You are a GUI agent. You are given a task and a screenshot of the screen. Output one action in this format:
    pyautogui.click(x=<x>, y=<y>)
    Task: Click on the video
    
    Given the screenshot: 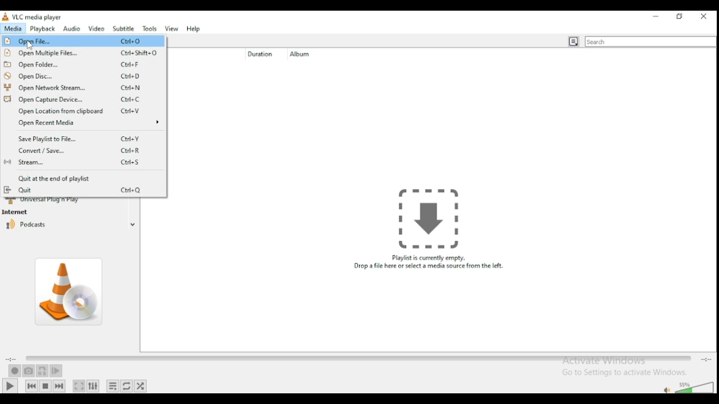 What is the action you would take?
    pyautogui.click(x=97, y=28)
    